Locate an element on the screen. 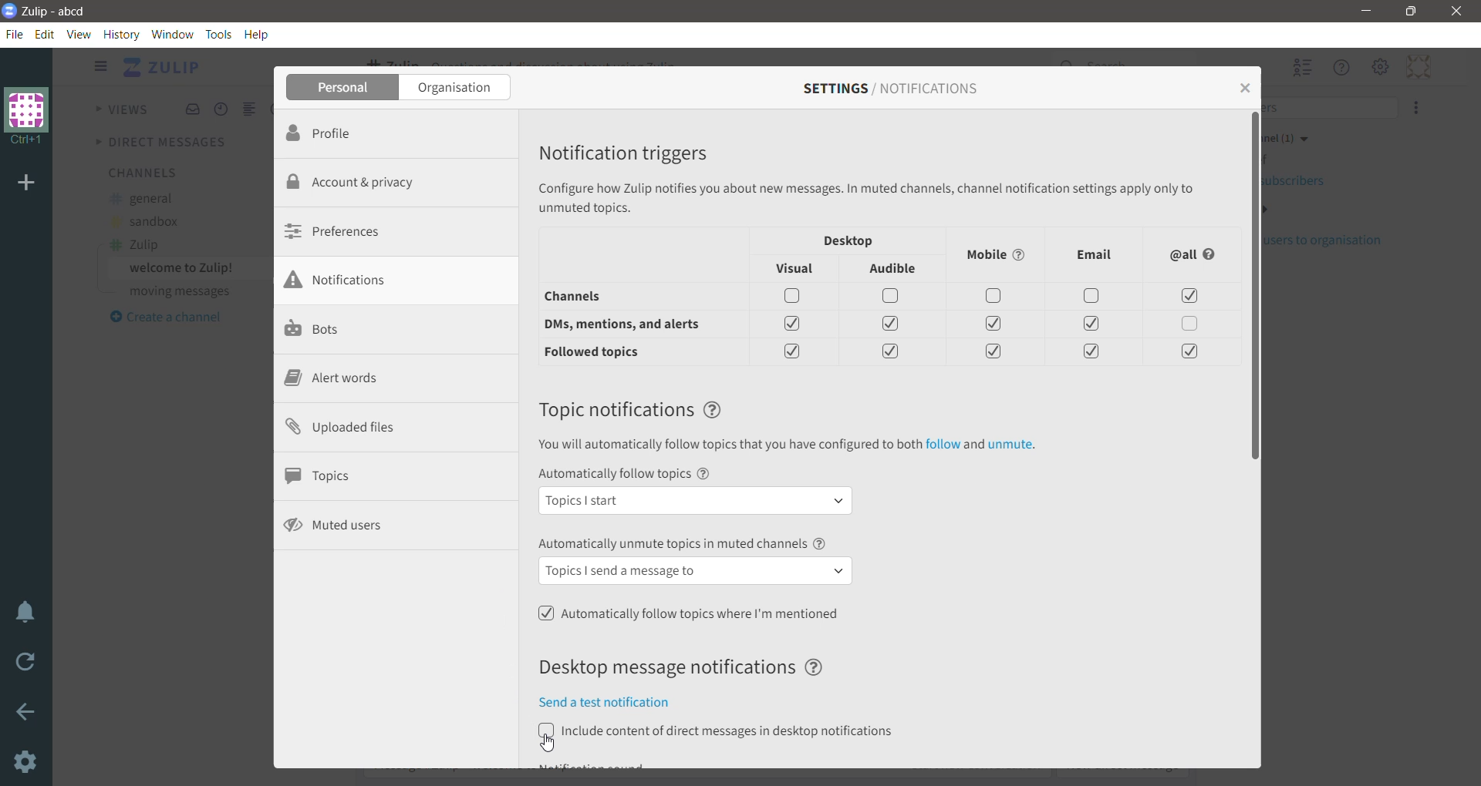  Include content of direct messages in desktop notifications - (disable message preview) is located at coordinates (716, 731).